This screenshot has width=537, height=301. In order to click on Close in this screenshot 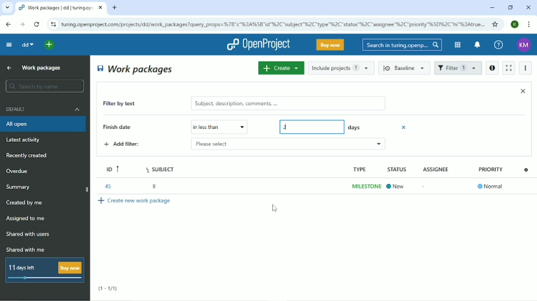, I will do `click(405, 127)`.